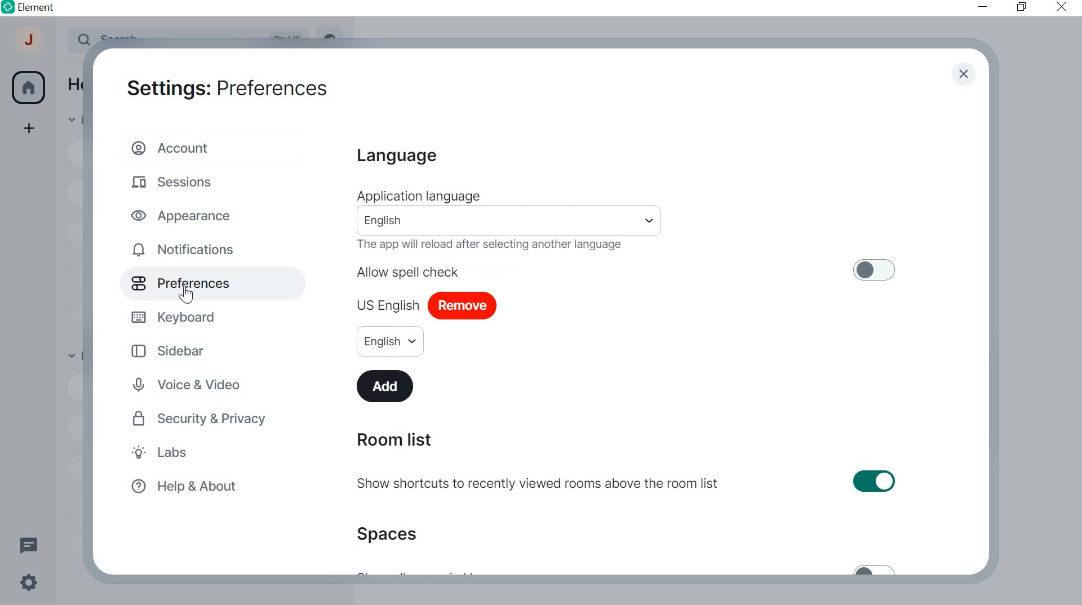  What do you see at coordinates (387, 385) in the screenshot?
I see `Add` at bounding box center [387, 385].